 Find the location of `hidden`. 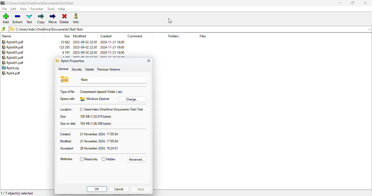

hidden is located at coordinates (109, 159).